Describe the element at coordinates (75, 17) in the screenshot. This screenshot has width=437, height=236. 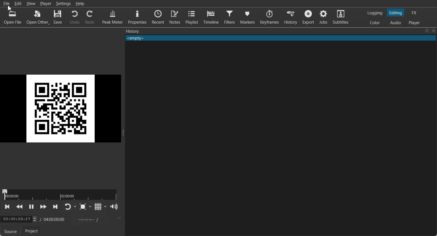
I see `Undo` at that location.